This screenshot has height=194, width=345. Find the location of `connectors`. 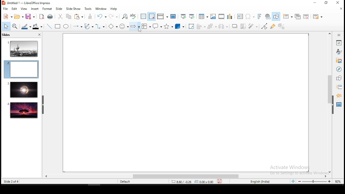

connectors is located at coordinates (100, 26).